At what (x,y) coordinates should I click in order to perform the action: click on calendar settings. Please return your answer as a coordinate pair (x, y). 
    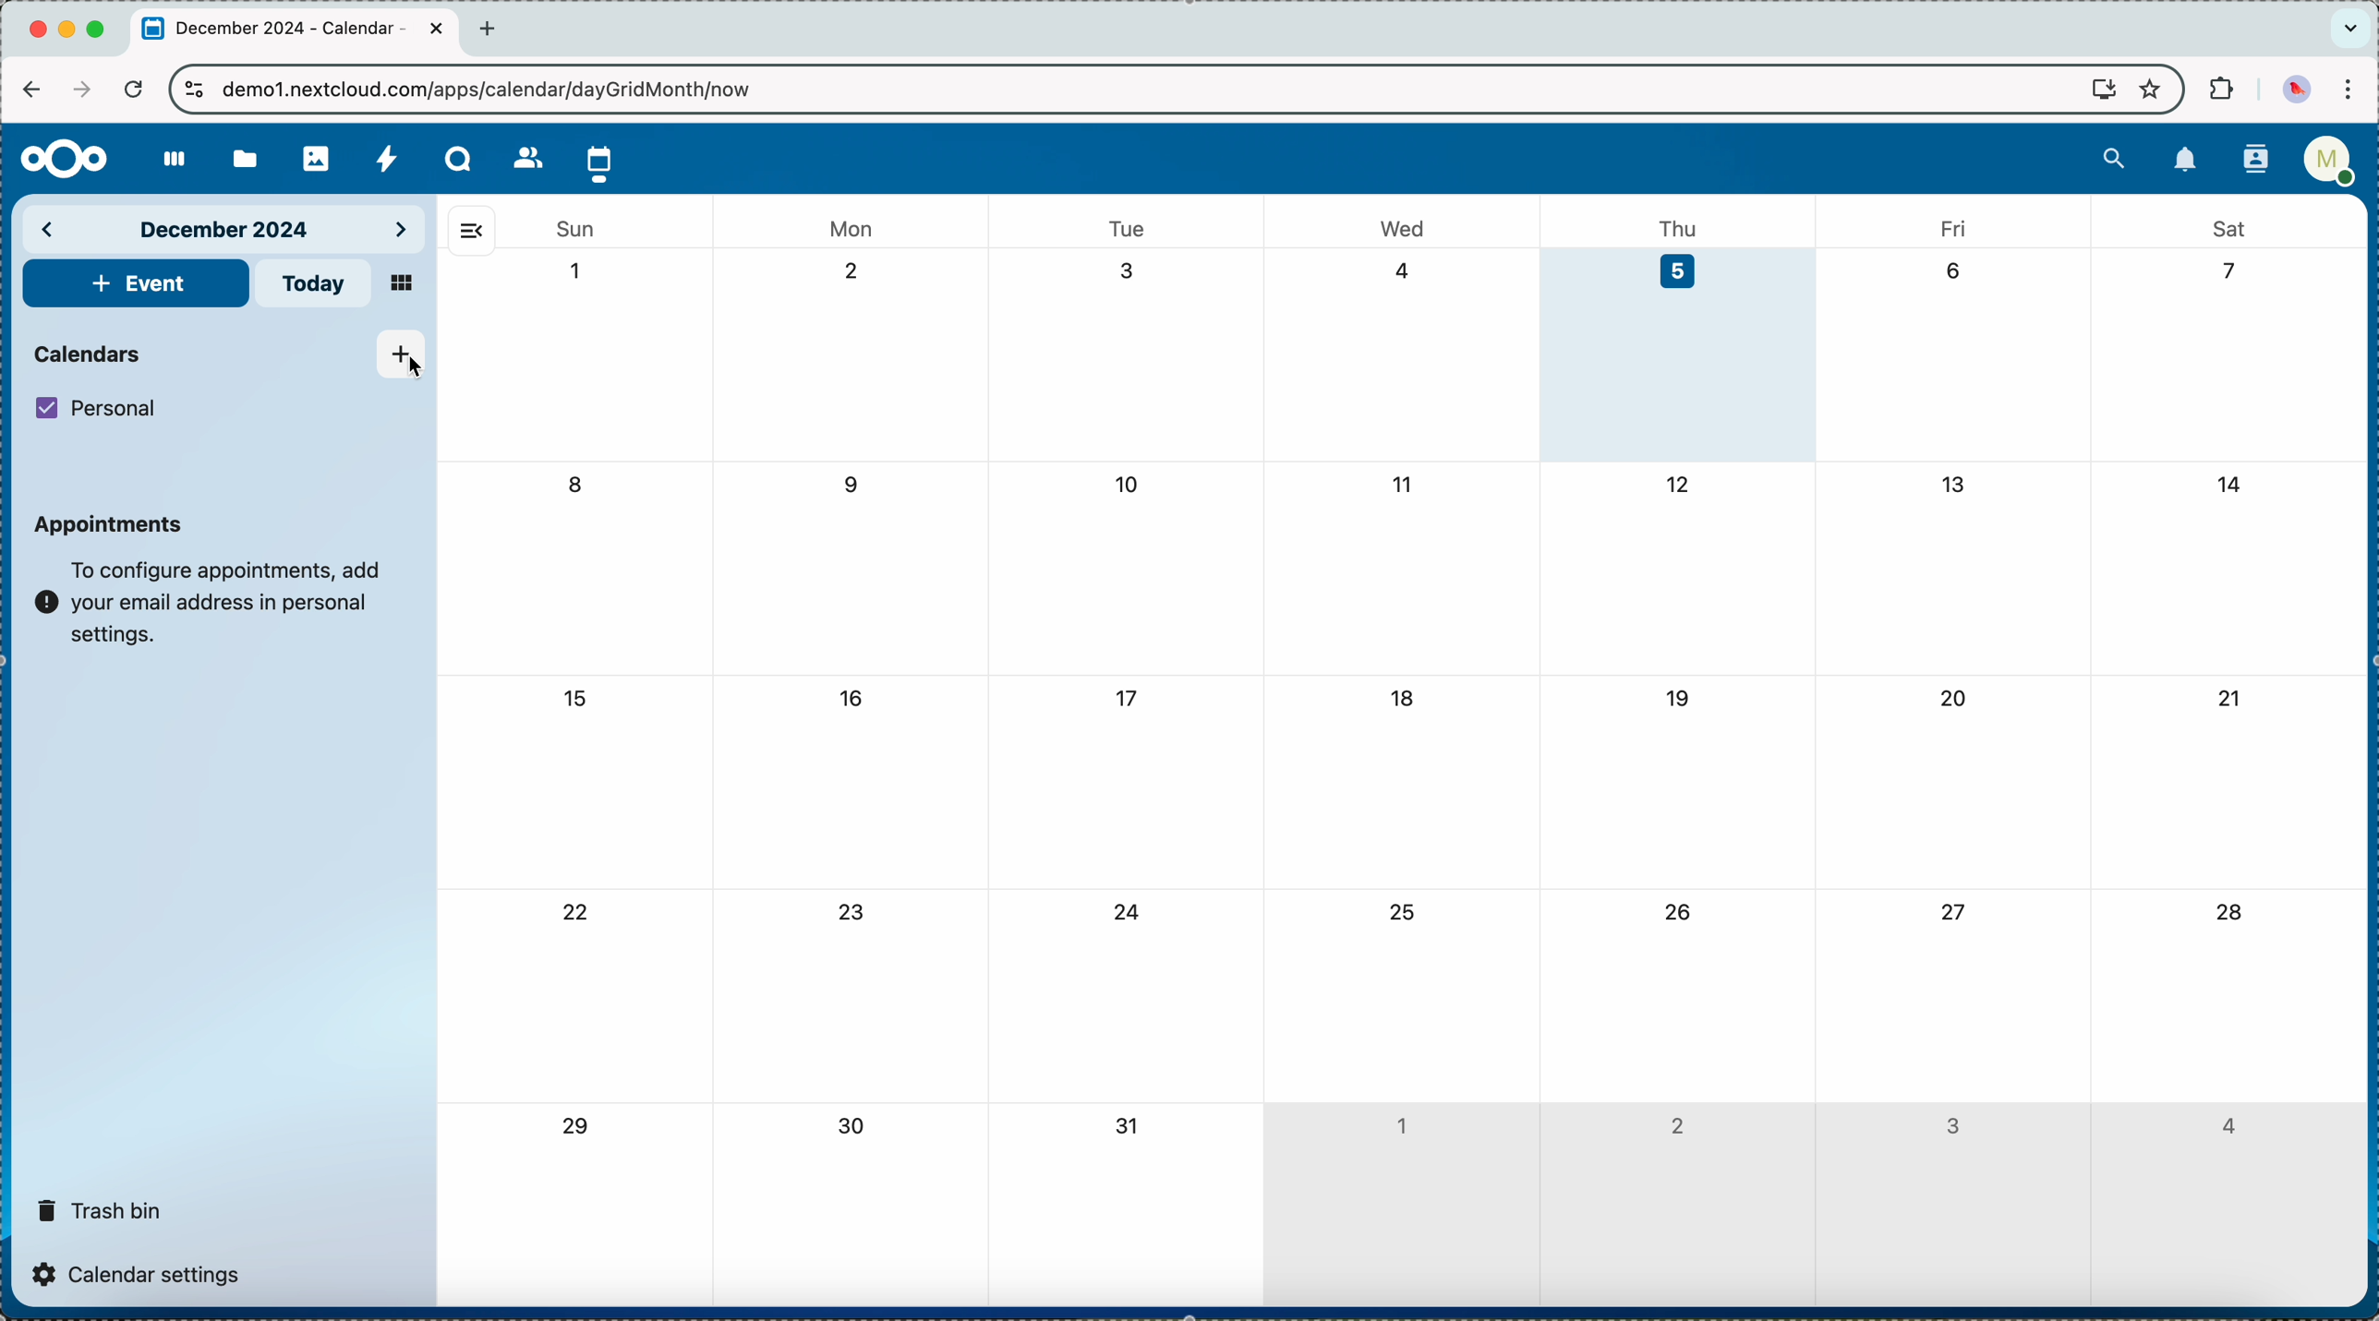
    Looking at the image, I should click on (142, 1273).